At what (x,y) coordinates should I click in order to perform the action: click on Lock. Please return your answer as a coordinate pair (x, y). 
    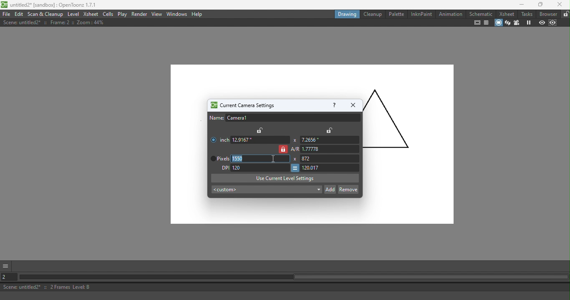
    Looking at the image, I should click on (329, 130).